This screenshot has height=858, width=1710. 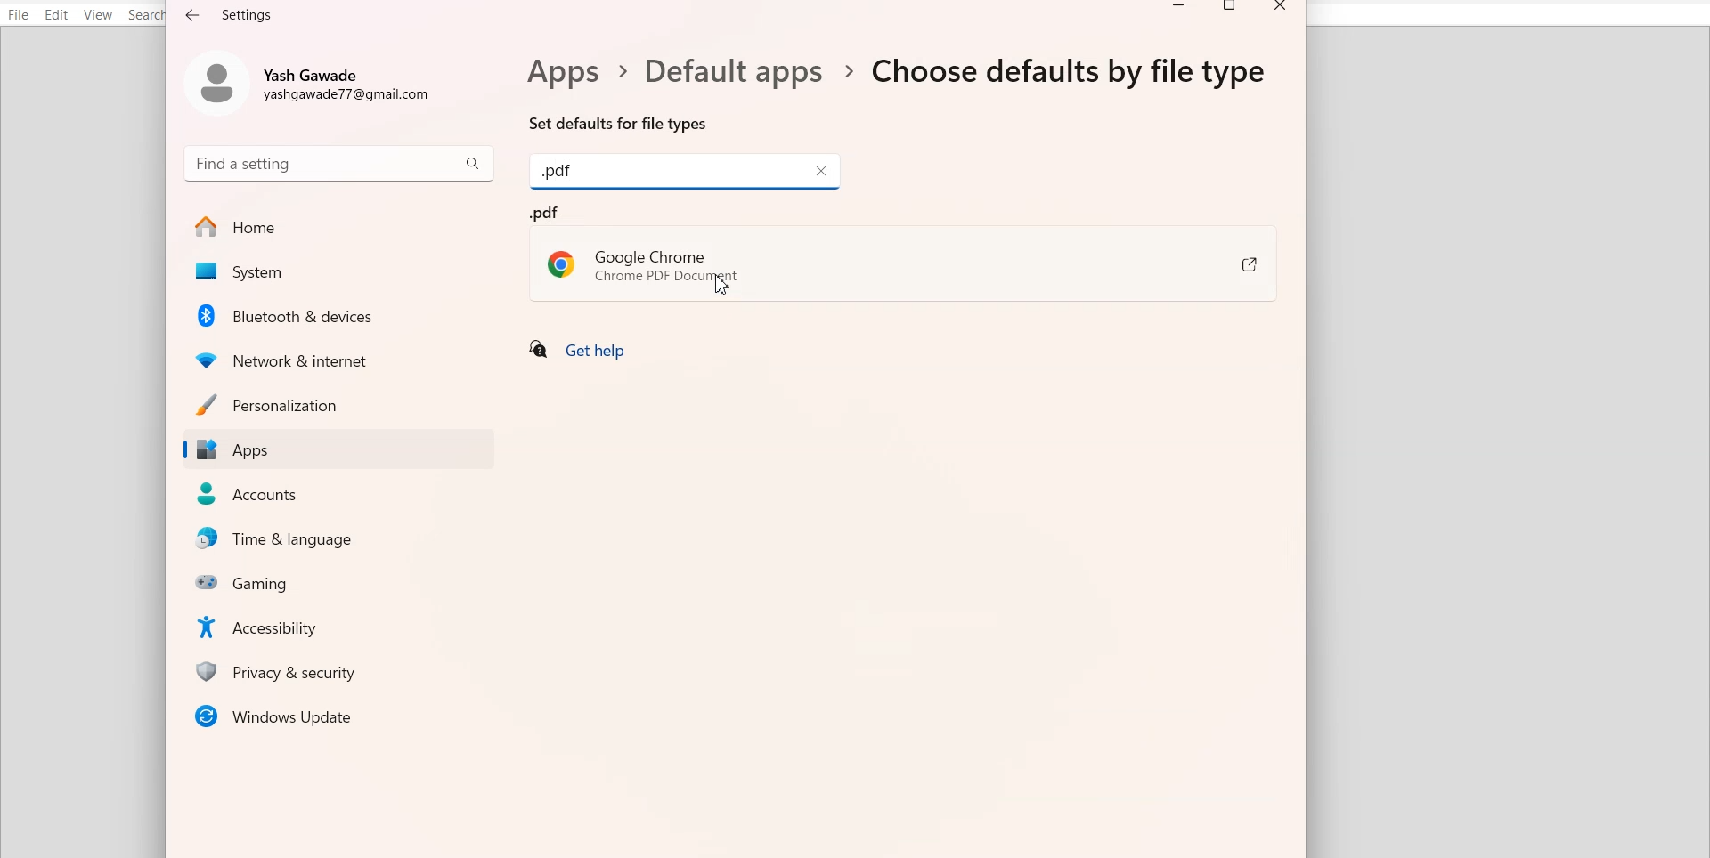 What do you see at coordinates (57, 14) in the screenshot?
I see `Edit` at bounding box center [57, 14].